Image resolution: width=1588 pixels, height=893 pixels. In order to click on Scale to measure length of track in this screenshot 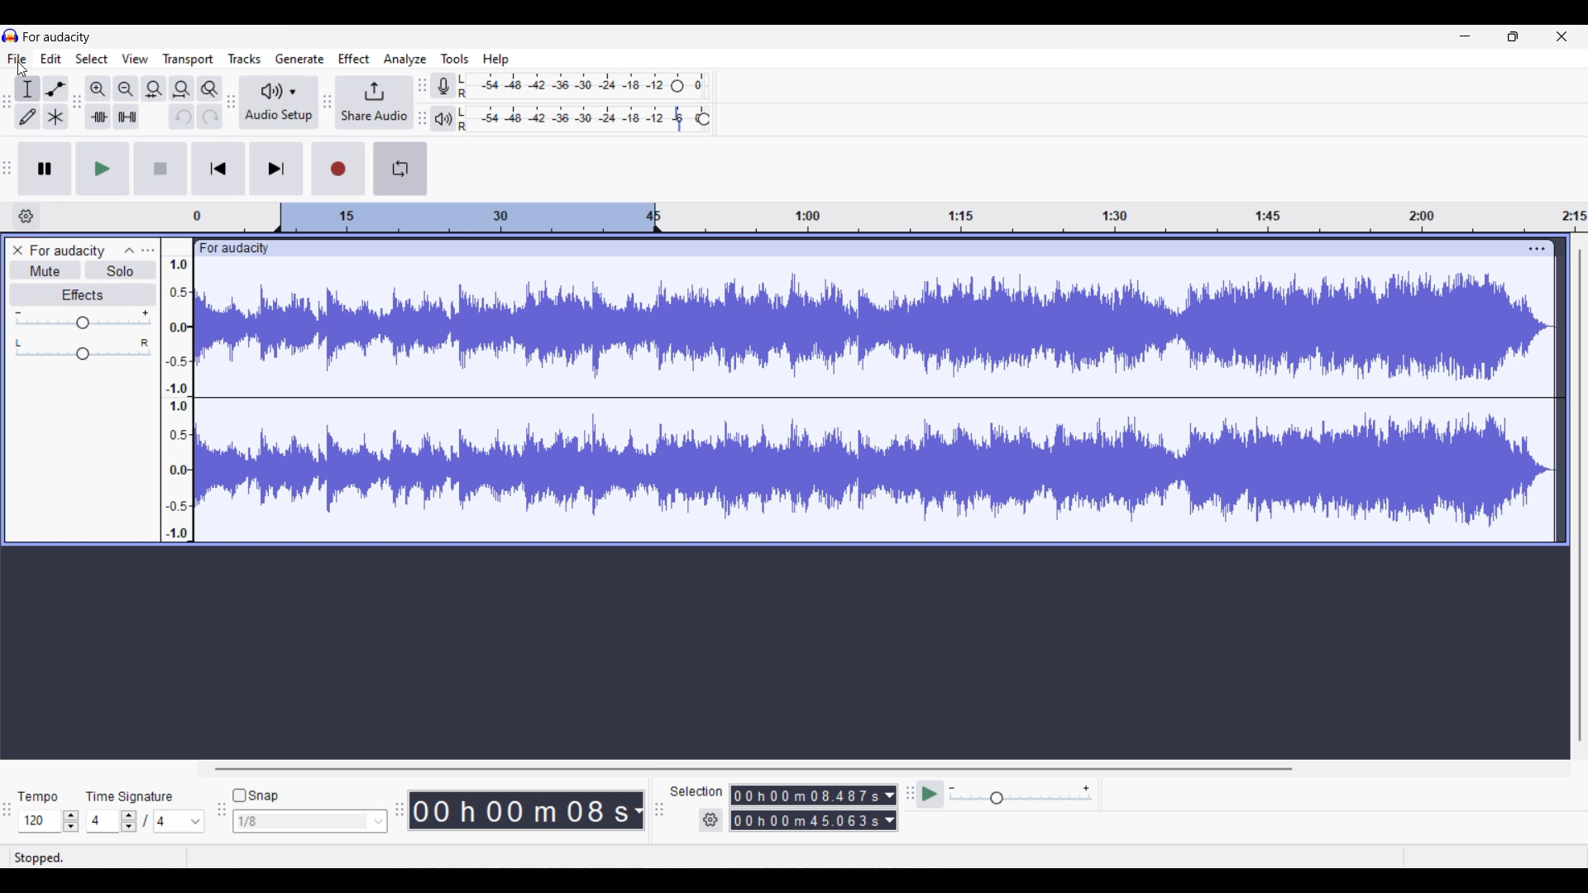, I will do `click(889, 217)`.